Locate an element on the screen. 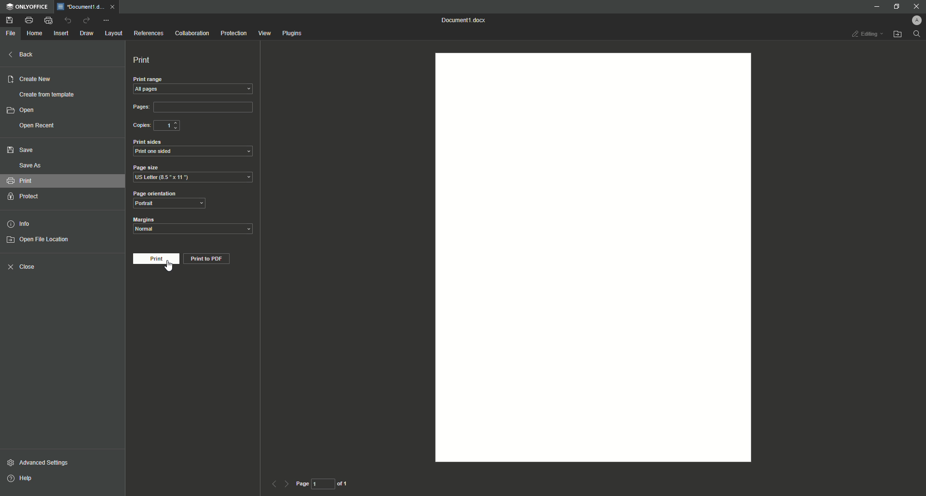   is located at coordinates (62, 32).